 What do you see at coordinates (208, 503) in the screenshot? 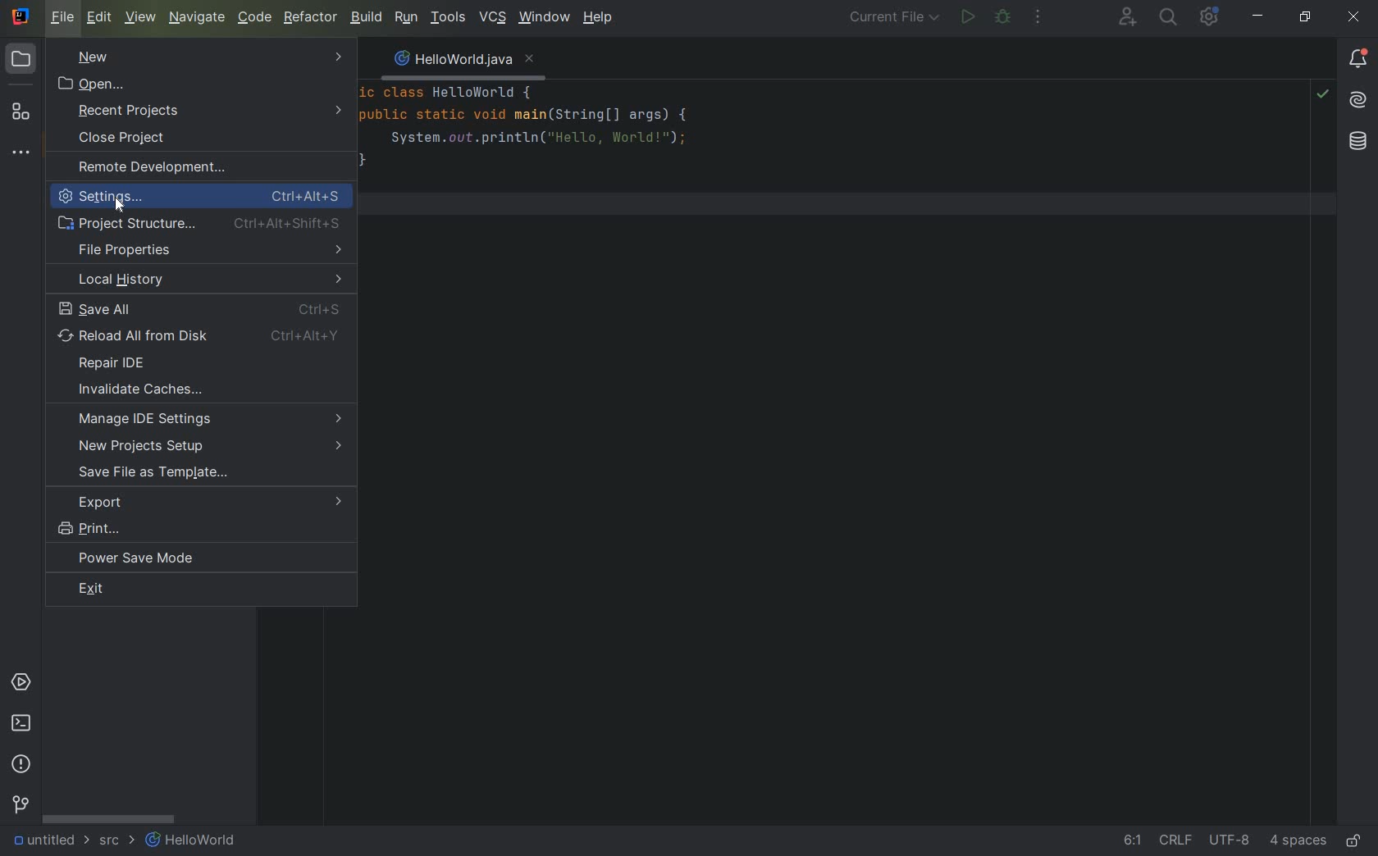
I see `export` at bounding box center [208, 503].